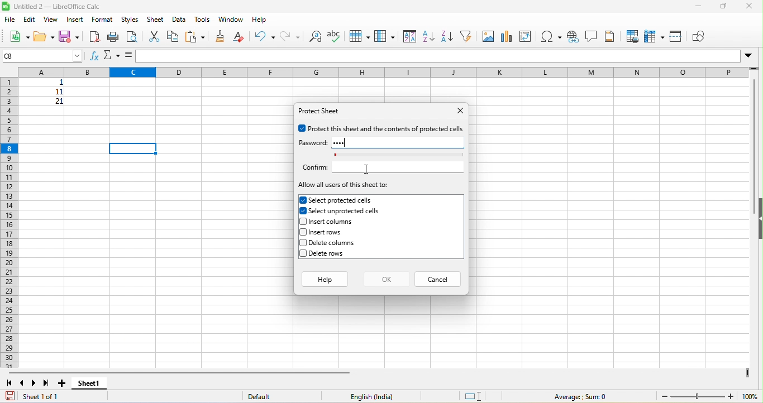  I want to click on selected protected cells, so click(341, 200).